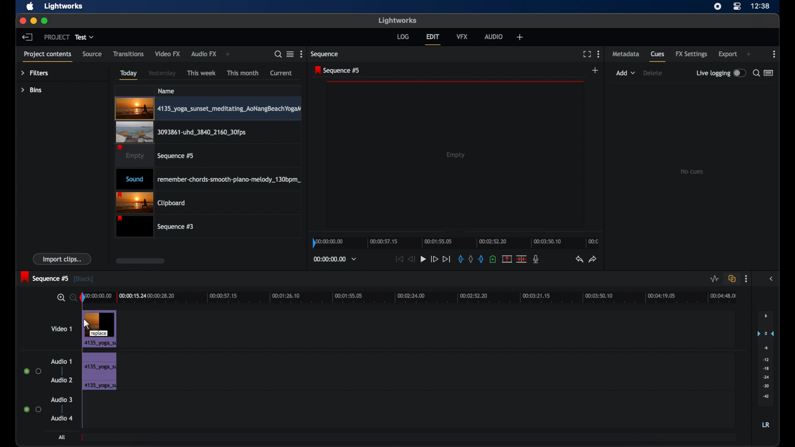 The width and height of the screenshot is (795, 447). What do you see at coordinates (31, 90) in the screenshot?
I see `bins` at bounding box center [31, 90].